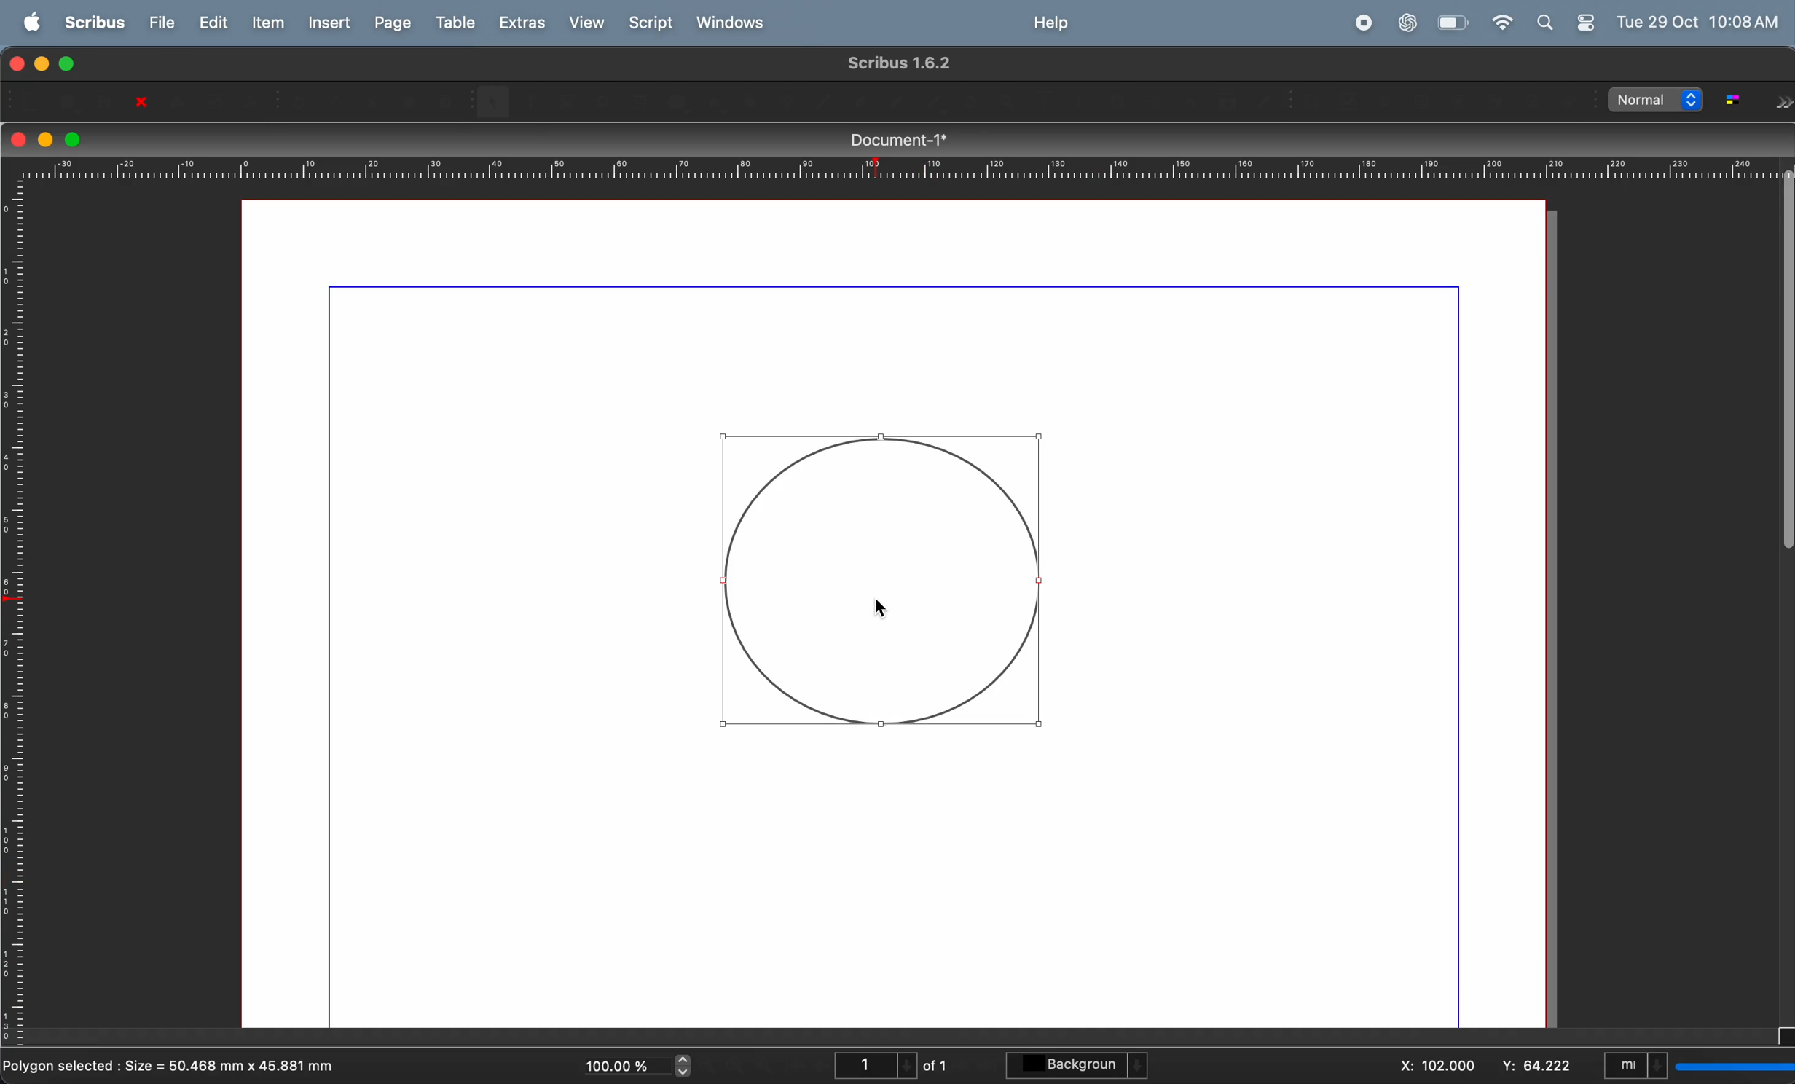  Describe the element at coordinates (1697, 1061) in the screenshot. I see `select current unit` at that location.